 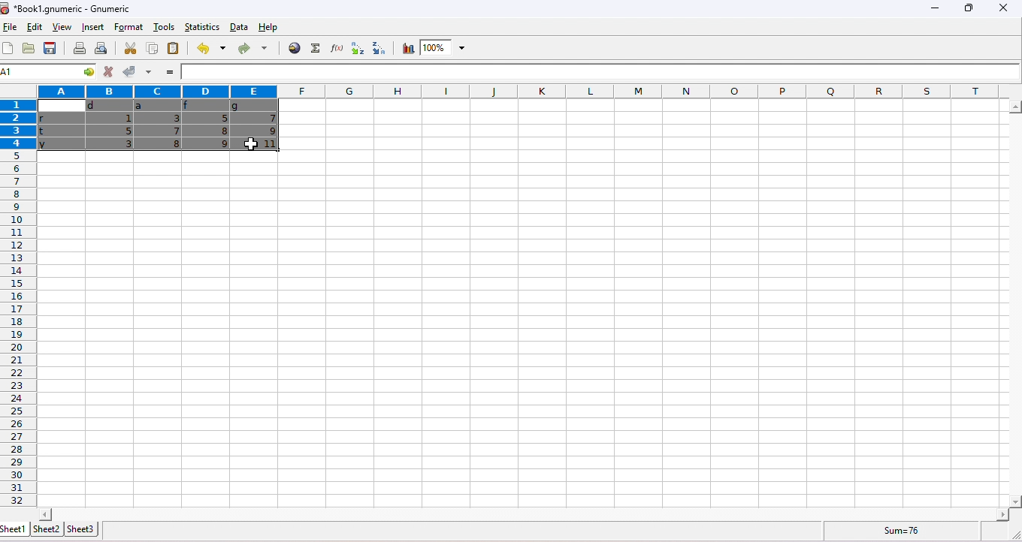 What do you see at coordinates (68, 8) in the screenshot?
I see `title` at bounding box center [68, 8].